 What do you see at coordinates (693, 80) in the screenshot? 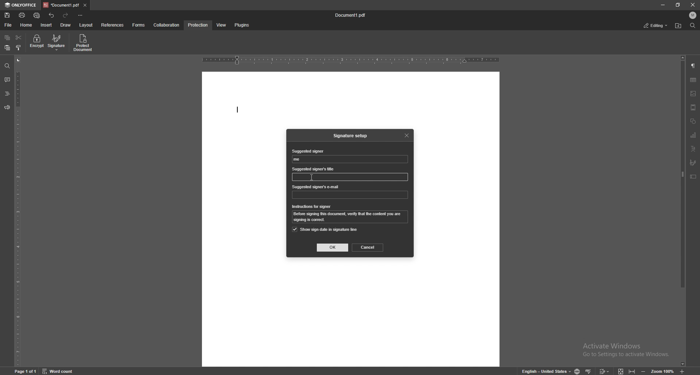
I see `table` at bounding box center [693, 80].